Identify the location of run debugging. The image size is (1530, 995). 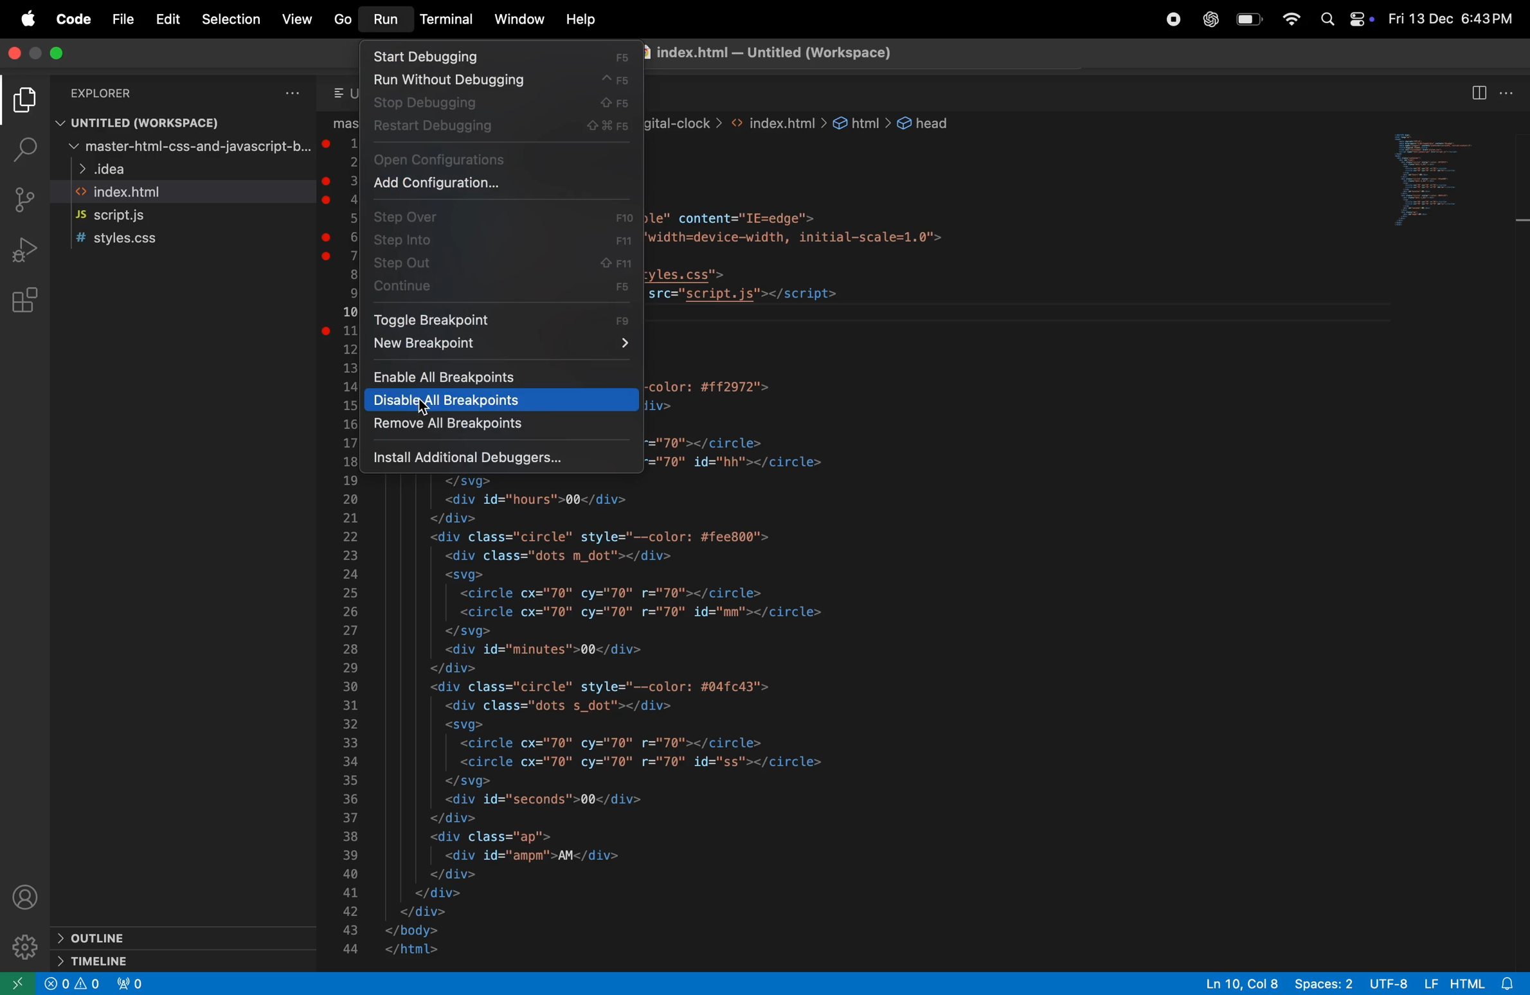
(500, 80).